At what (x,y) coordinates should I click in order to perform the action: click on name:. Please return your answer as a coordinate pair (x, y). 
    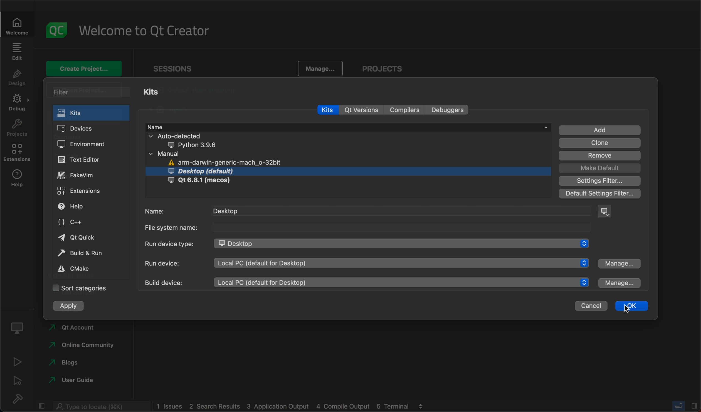
    Looking at the image, I should click on (159, 211).